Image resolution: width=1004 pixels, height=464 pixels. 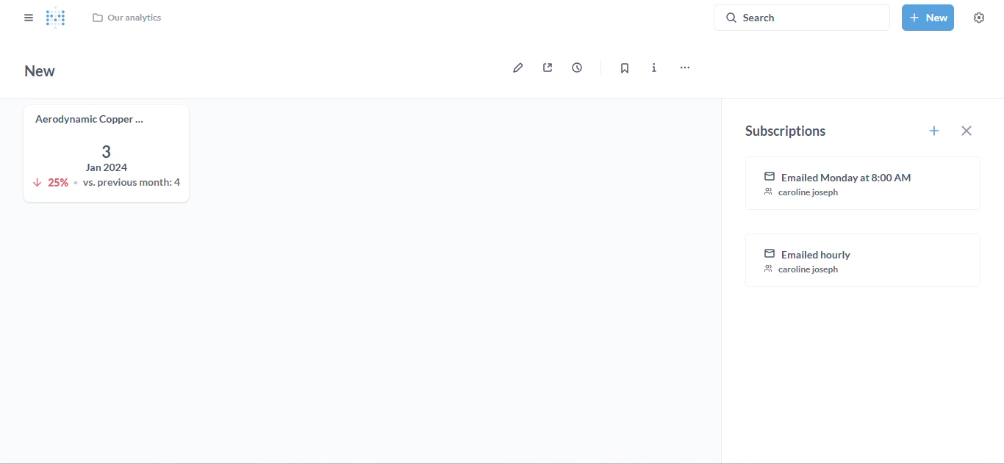 What do you see at coordinates (869, 261) in the screenshot?
I see `email notifications enabled for user` at bounding box center [869, 261].